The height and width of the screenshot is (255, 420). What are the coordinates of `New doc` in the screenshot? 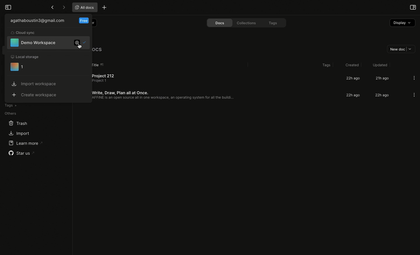 It's located at (400, 49).